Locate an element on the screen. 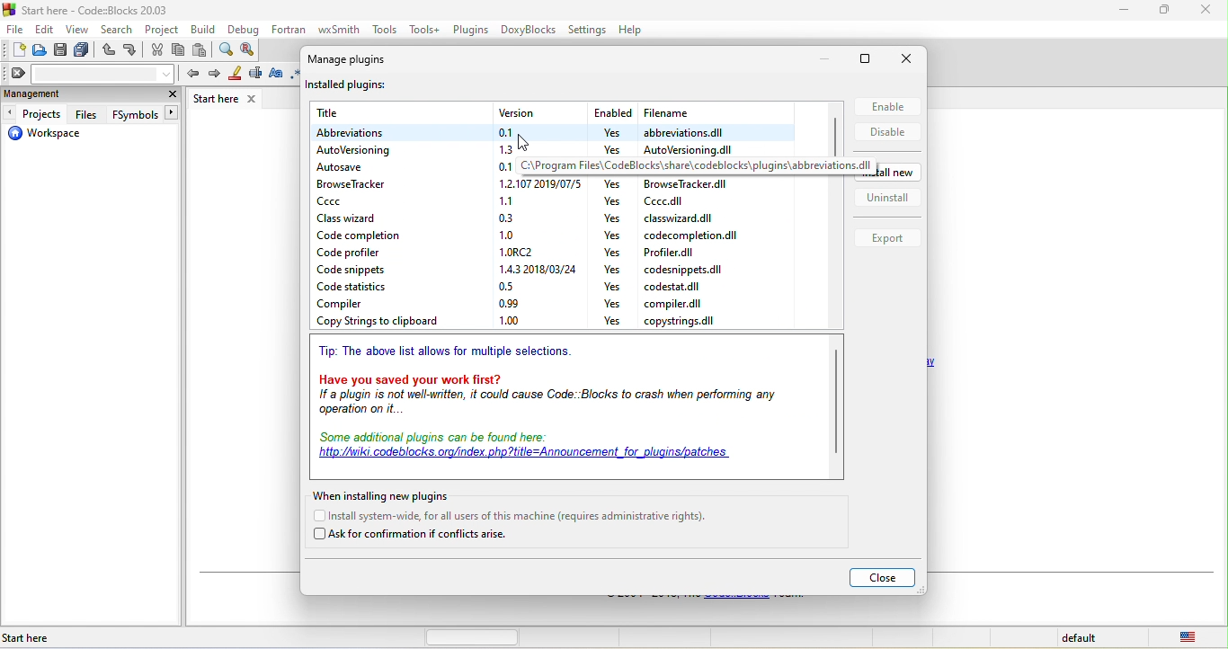 This screenshot has width=1228, height=649. yes is located at coordinates (613, 200).